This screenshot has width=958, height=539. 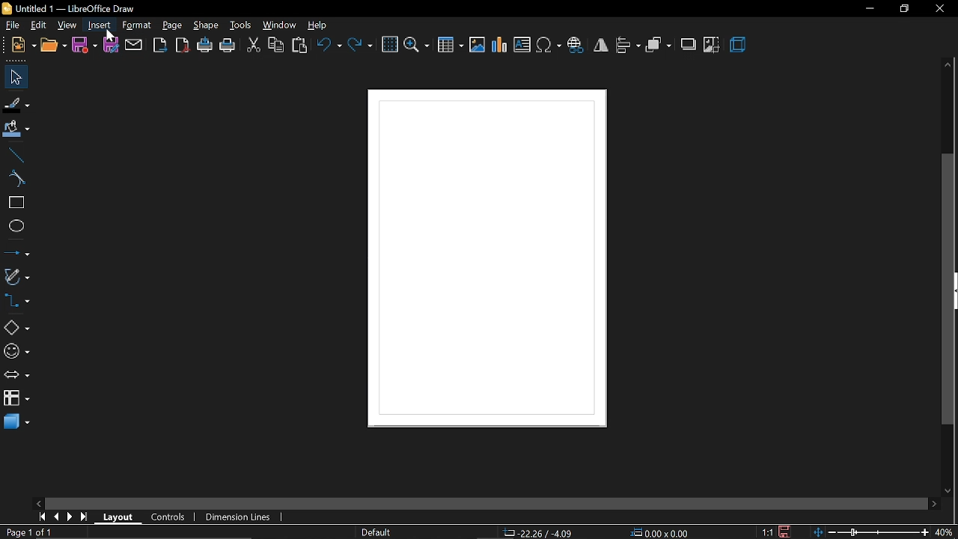 I want to click on shape, so click(x=206, y=26).